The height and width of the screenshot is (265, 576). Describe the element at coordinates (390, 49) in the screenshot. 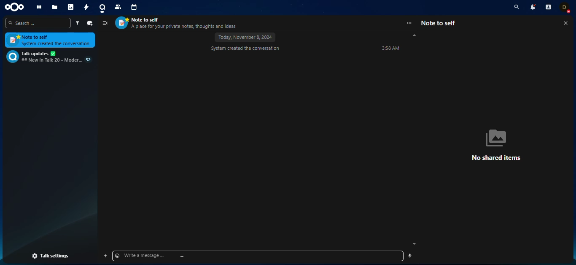

I see `time` at that location.